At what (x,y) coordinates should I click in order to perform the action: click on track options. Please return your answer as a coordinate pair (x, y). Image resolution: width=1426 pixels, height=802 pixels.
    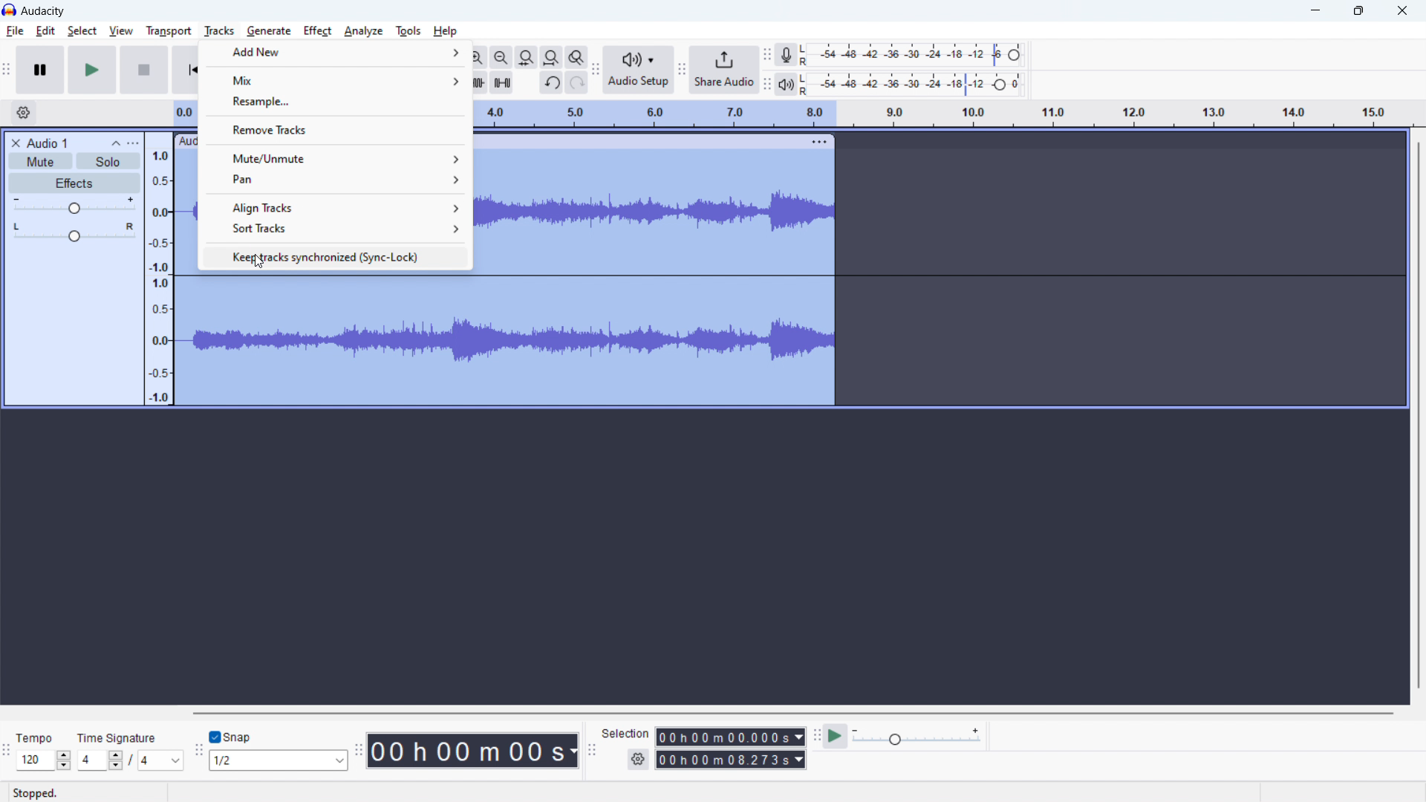
    Looking at the image, I should click on (819, 141).